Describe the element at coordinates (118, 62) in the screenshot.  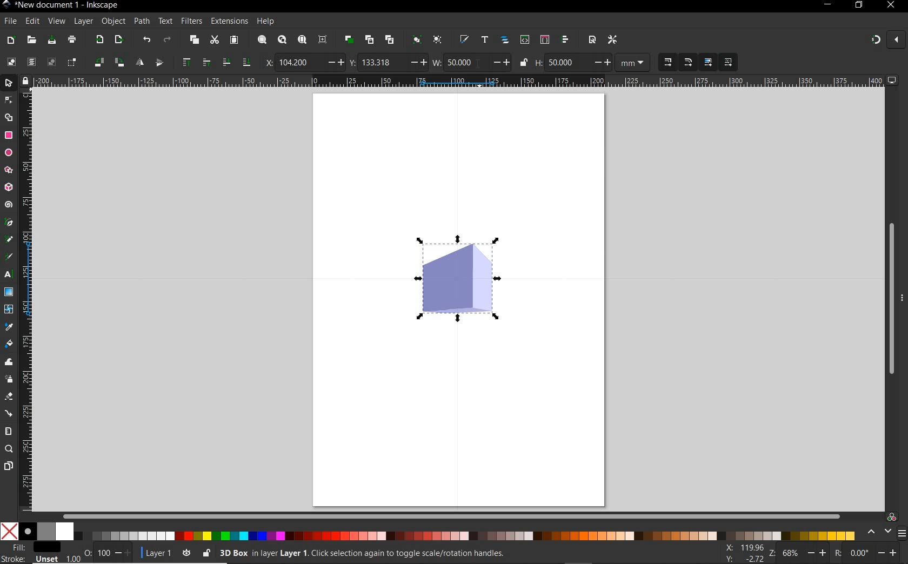
I see `object rotate` at that location.